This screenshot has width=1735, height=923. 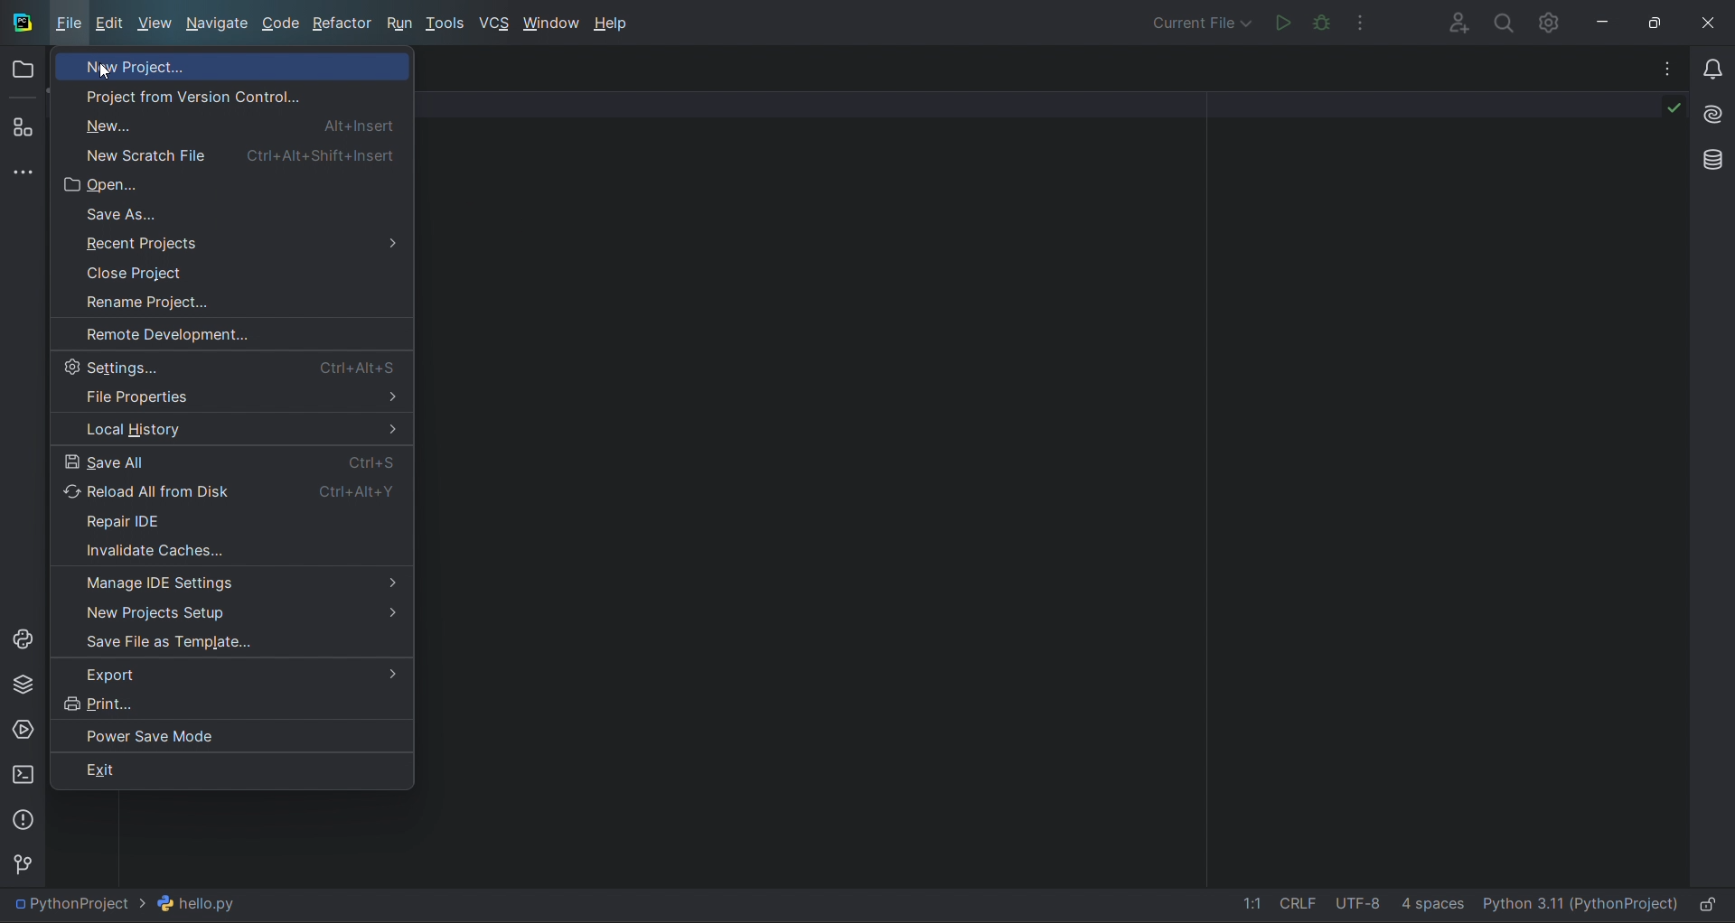 What do you see at coordinates (1452, 22) in the screenshot?
I see `add user` at bounding box center [1452, 22].